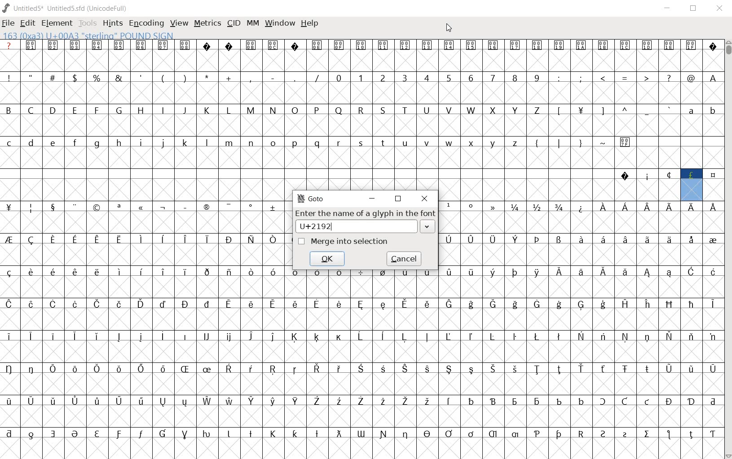 The width and height of the screenshot is (732, 459). Describe the element at coordinates (693, 9) in the screenshot. I see `RESTORE DOWN` at that location.